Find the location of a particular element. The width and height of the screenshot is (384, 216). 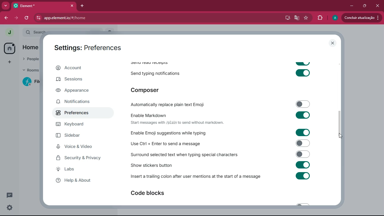

notifications is located at coordinates (78, 101).